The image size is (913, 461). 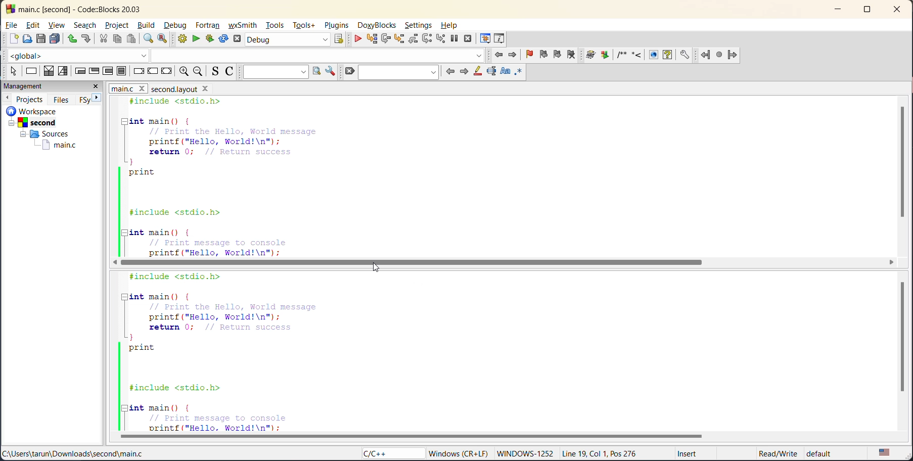 I want to click on clear, so click(x=348, y=71).